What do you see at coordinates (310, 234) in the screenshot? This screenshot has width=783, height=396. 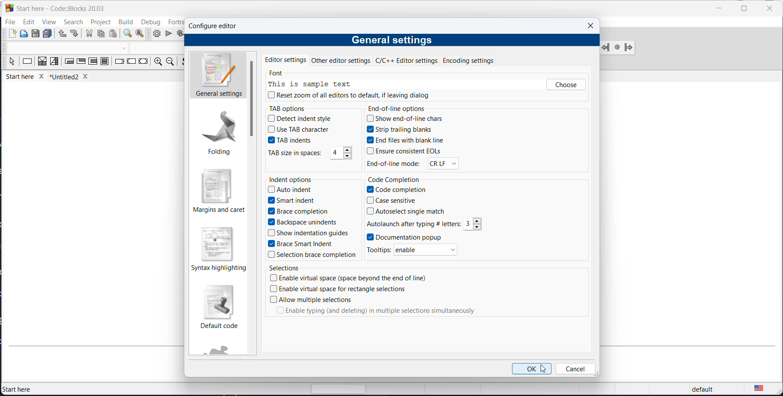 I see `show indentation guides checkbox` at bounding box center [310, 234].